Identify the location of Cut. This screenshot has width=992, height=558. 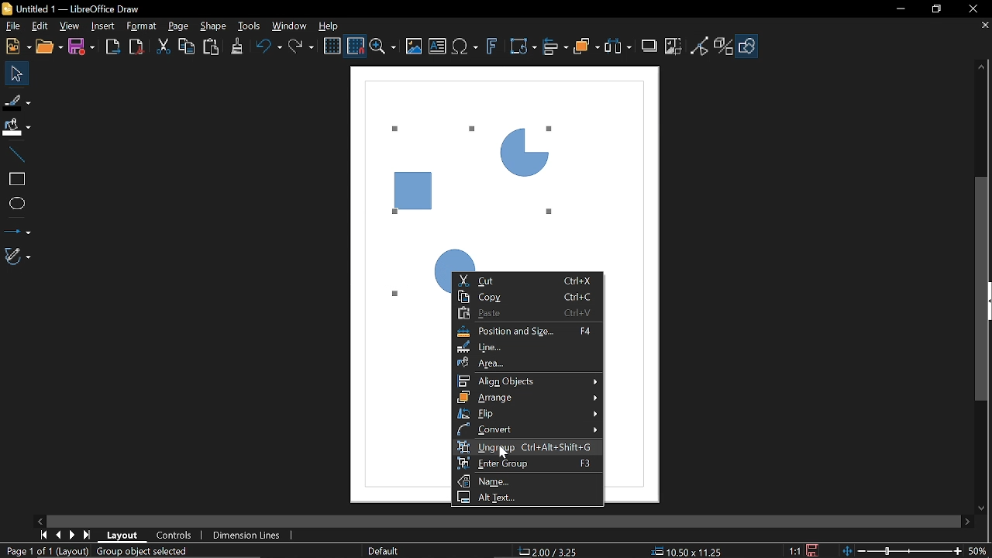
(528, 281).